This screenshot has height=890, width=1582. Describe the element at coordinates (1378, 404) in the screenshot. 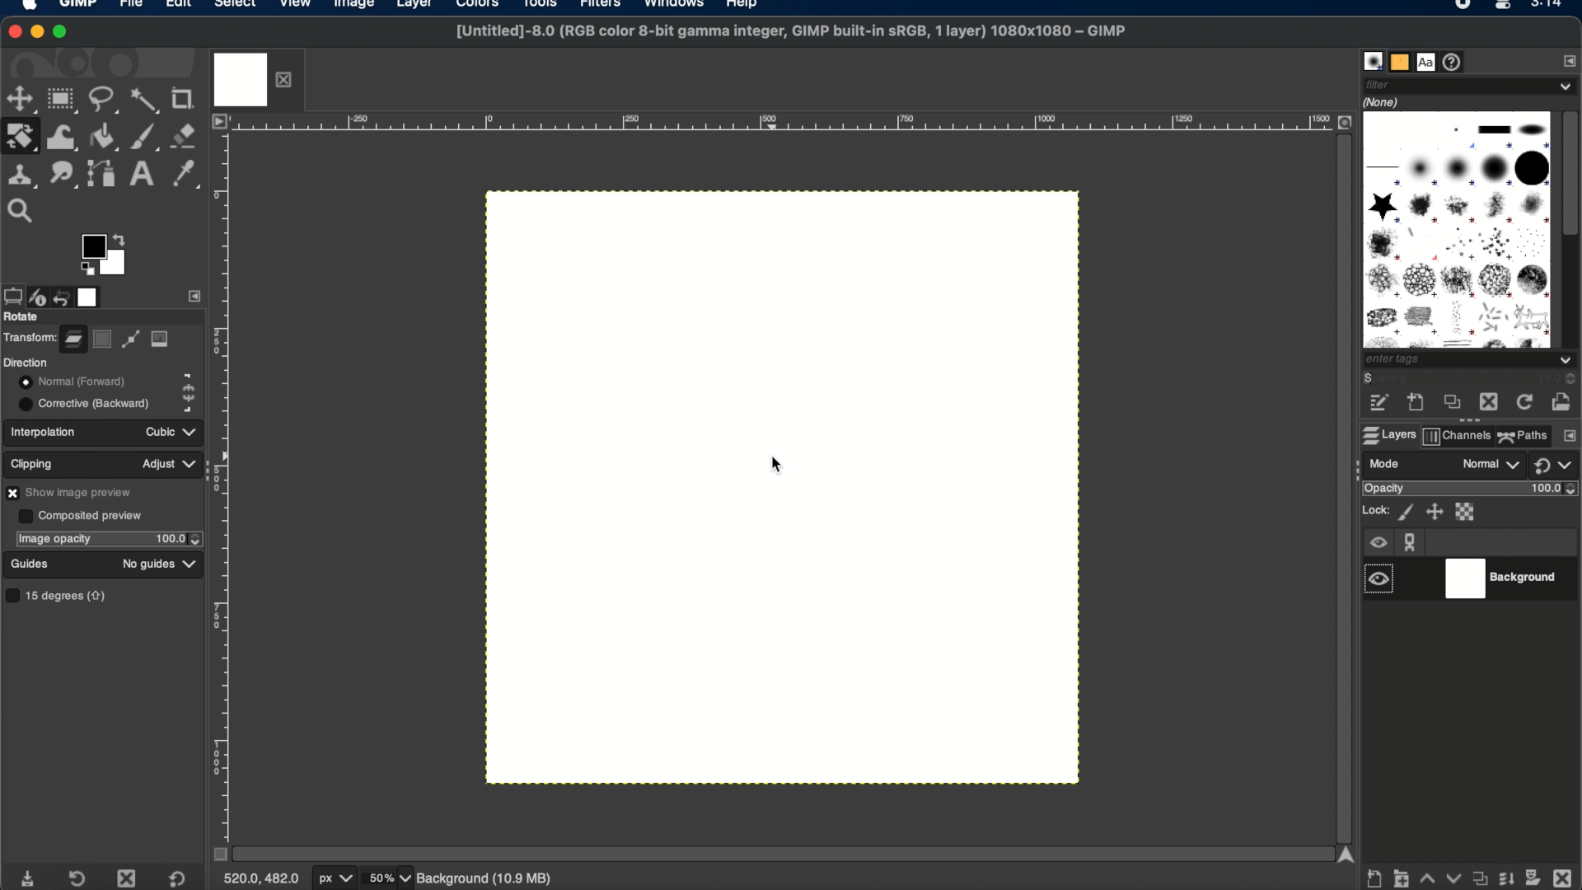

I see `edit this brush` at that location.